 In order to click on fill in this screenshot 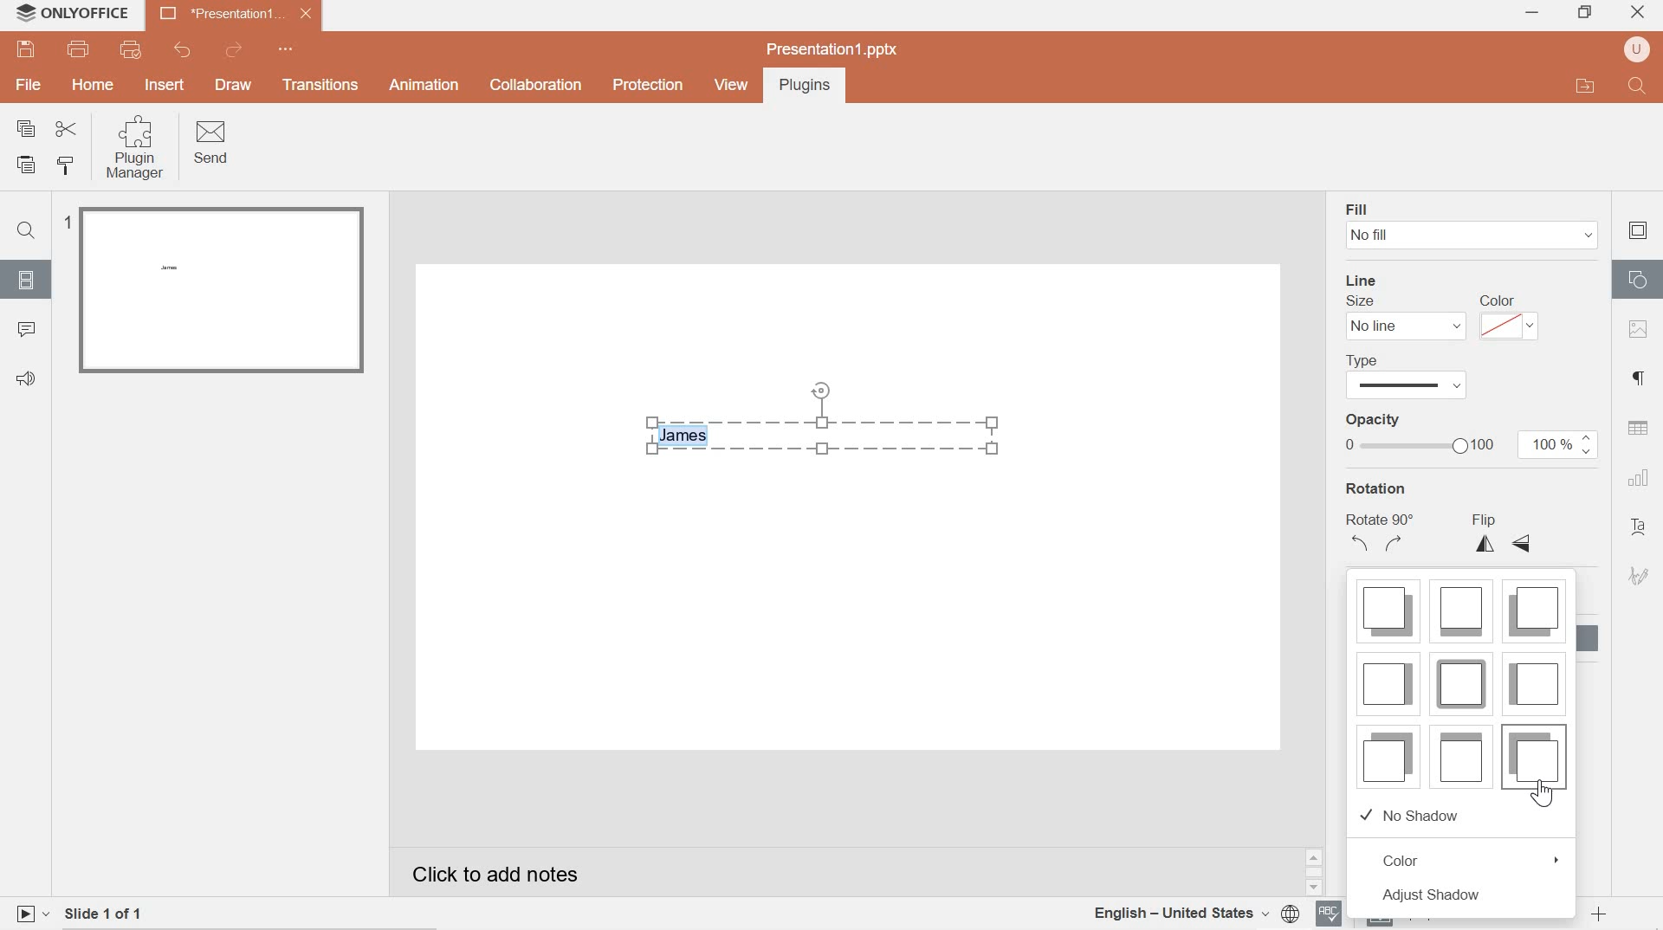, I will do `click(1355, 208)`.